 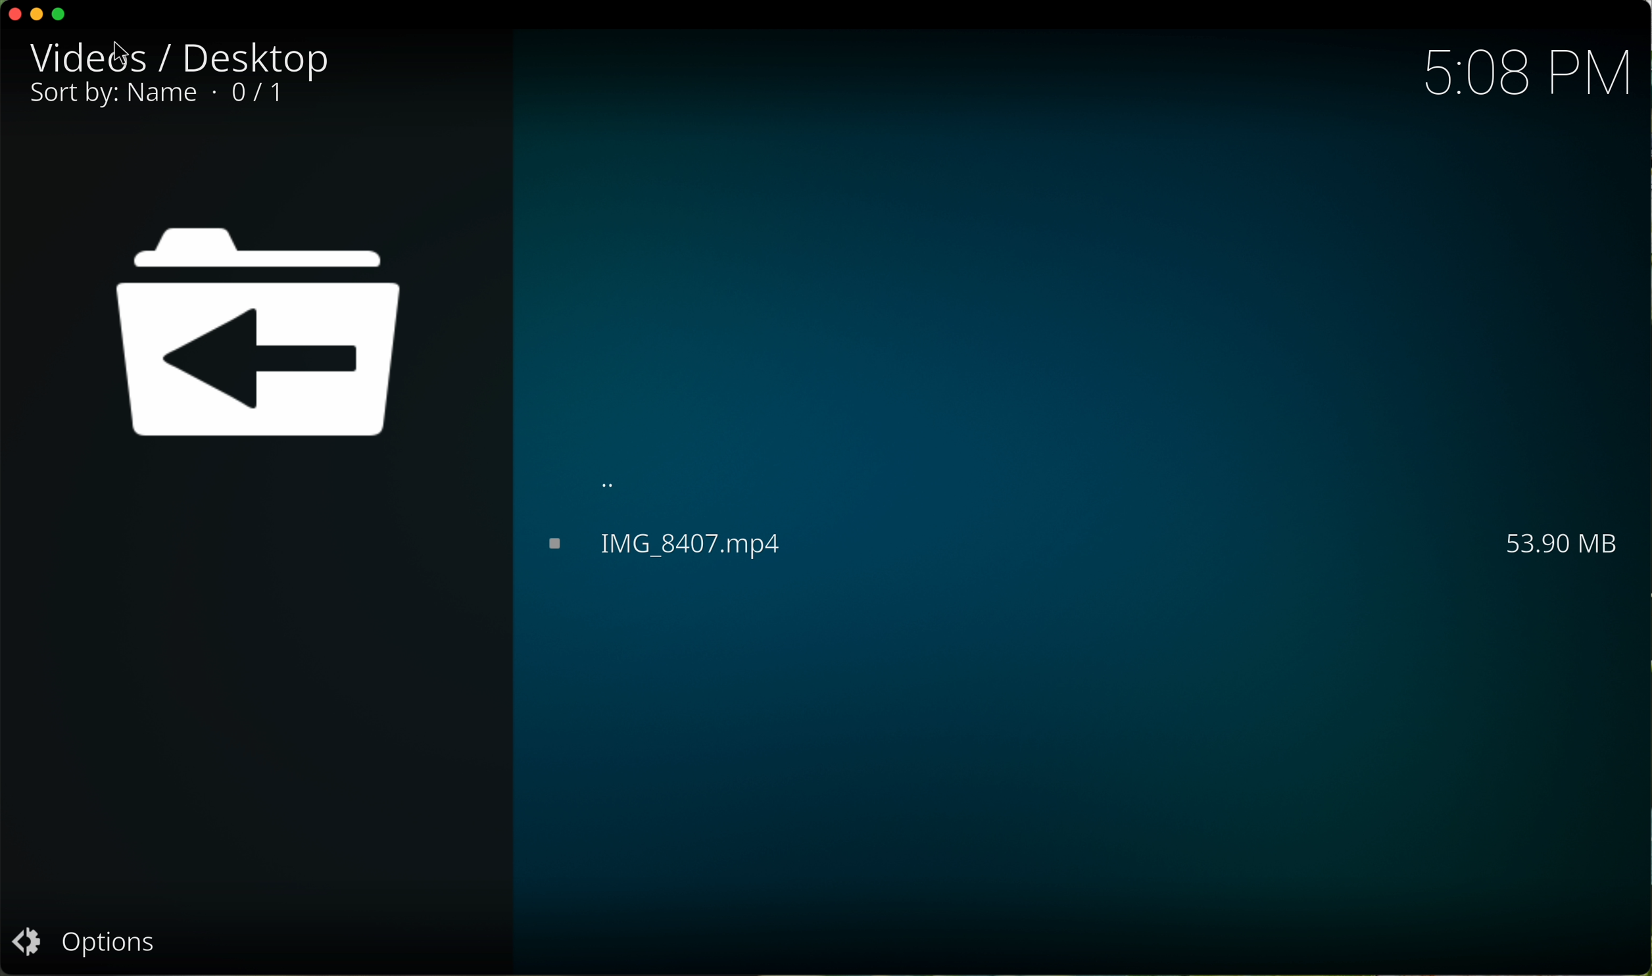 I want to click on 5:08 PM, so click(x=1527, y=74).